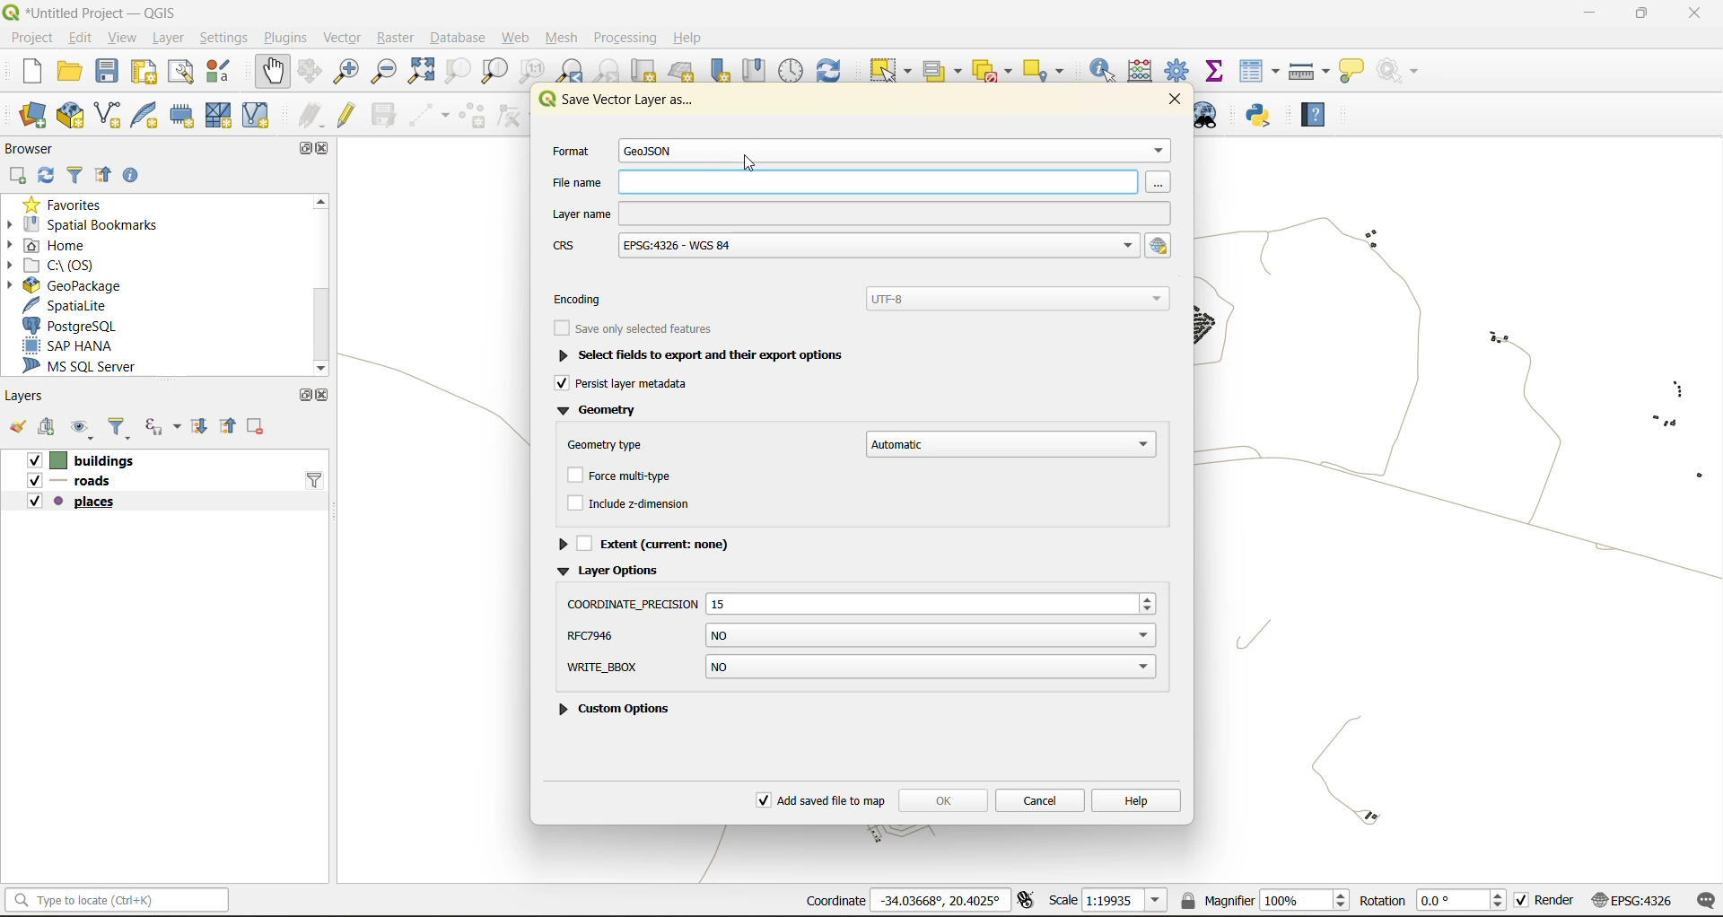 The width and height of the screenshot is (1723, 917). I want to click on pan selection, so click(309, 71).